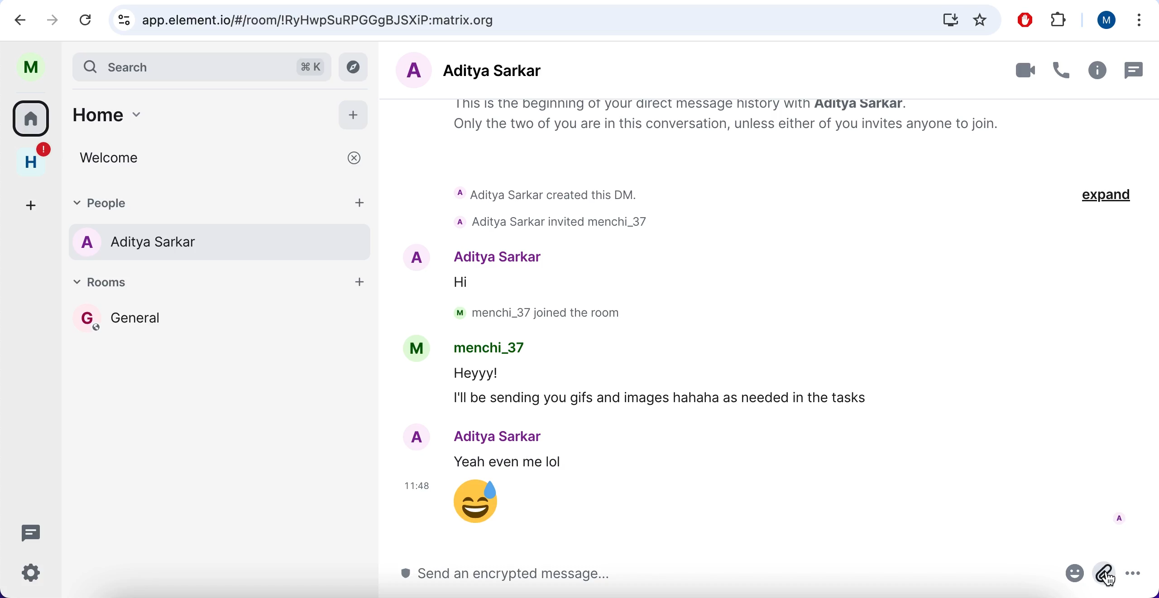  What do you see at coordinates (727, 576) in the screenshot?
I see `send message` at bounding box center [727, 576].